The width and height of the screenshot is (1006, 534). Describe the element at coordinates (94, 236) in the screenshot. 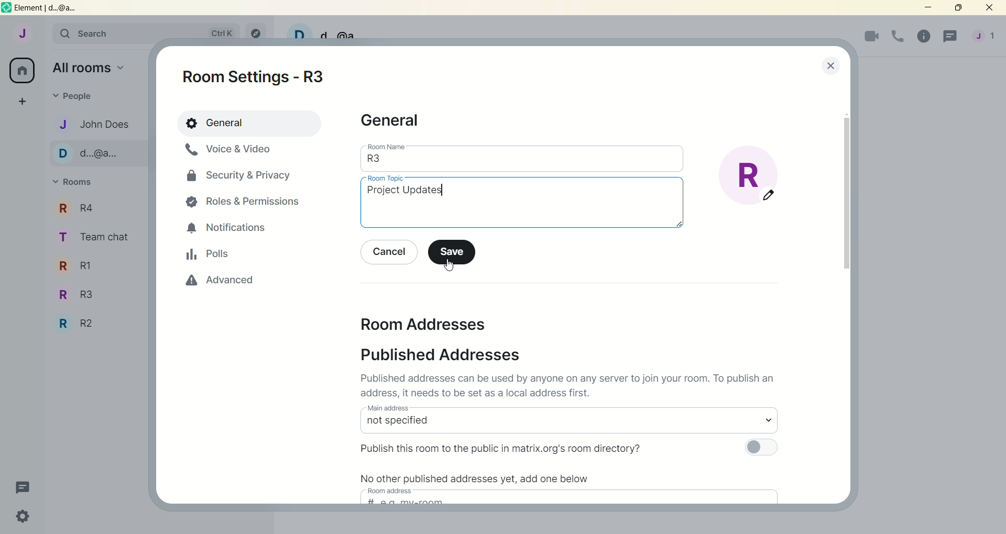

I see `team chat` at that location.